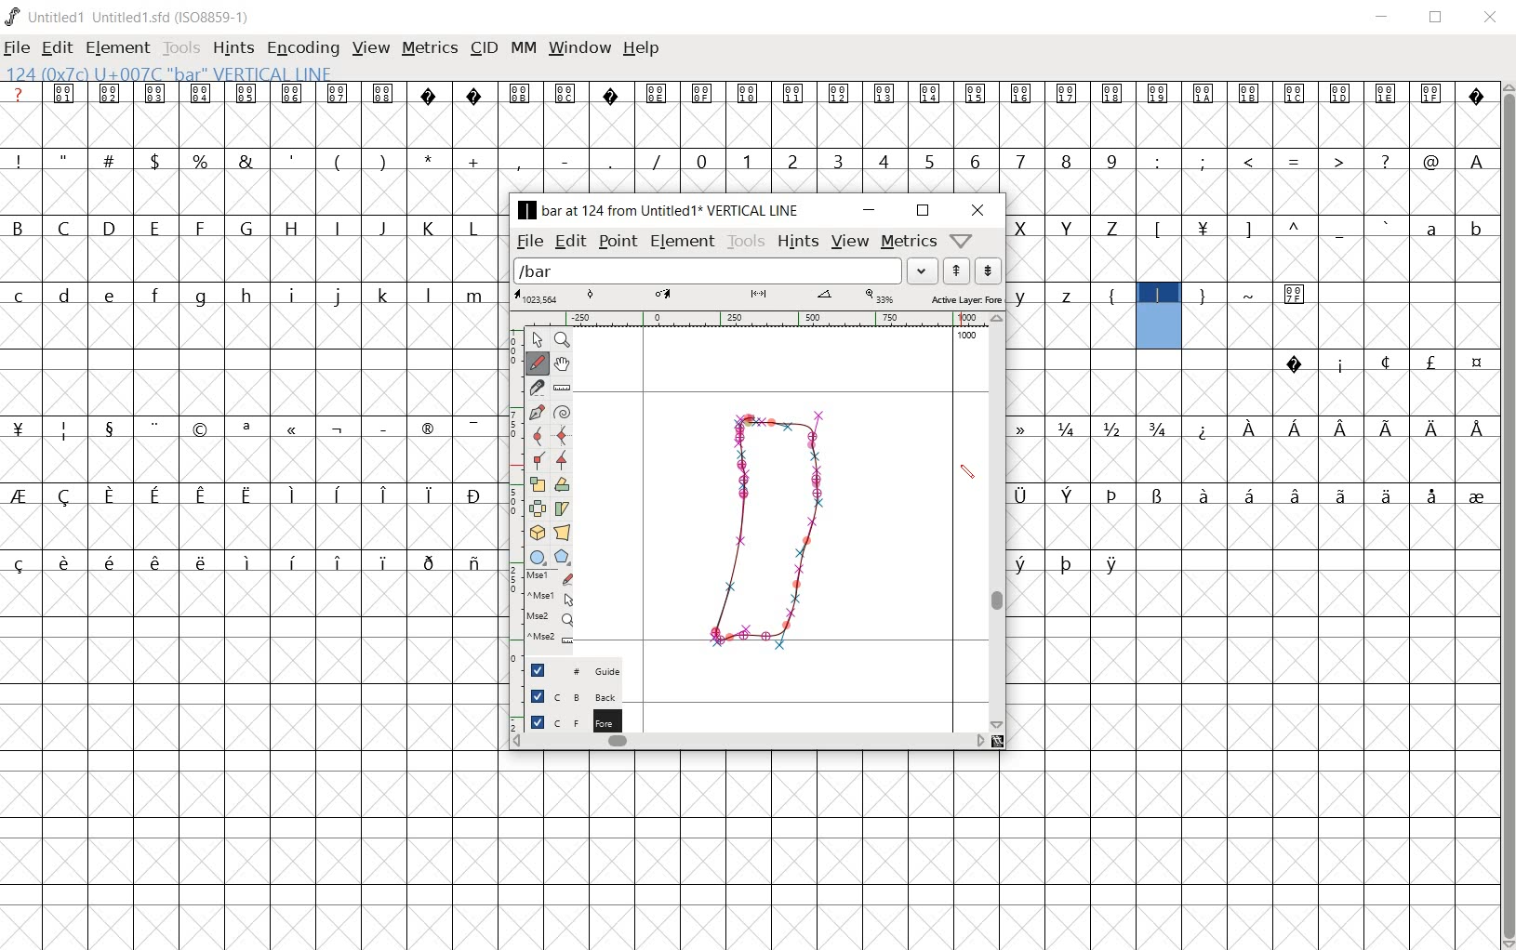 The image size is (1516, 950). Describe the element at coordinates (1250, 193) in the screenshot. I see `empty cells` at that location.